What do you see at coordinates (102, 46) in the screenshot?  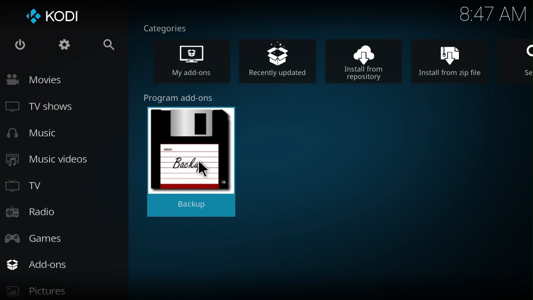 I see `Search` at bounding box center [102, 46].